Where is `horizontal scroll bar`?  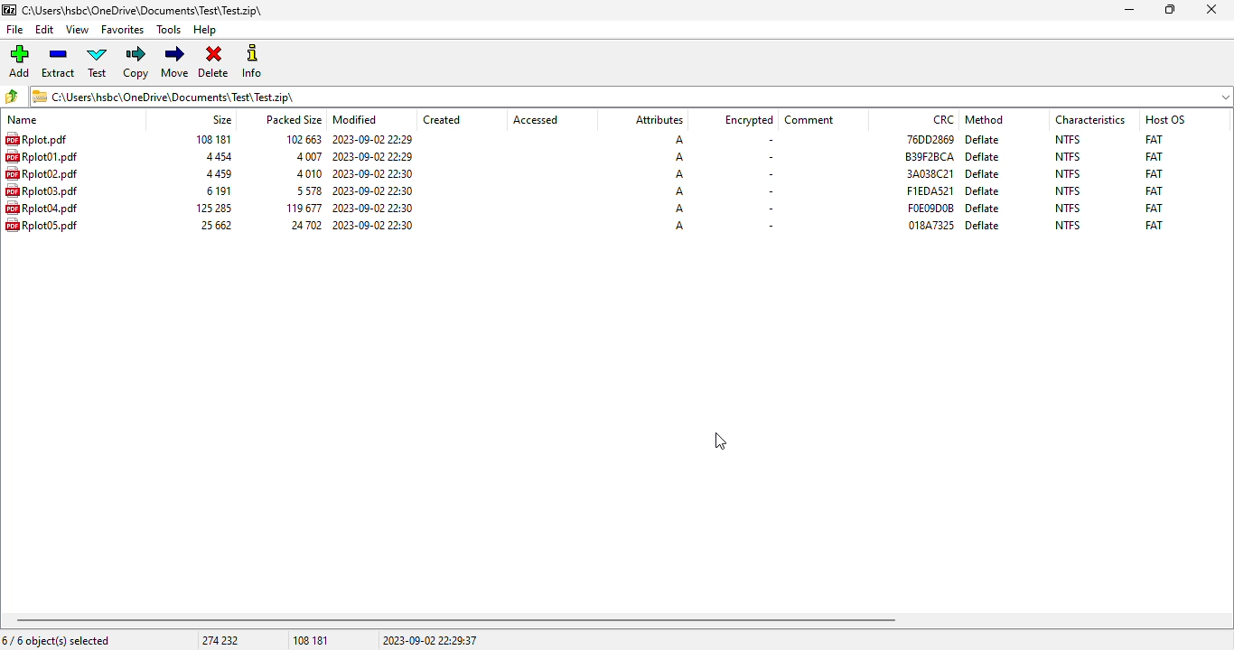
horizontal scroll bar is located at coordinates (456, 620).